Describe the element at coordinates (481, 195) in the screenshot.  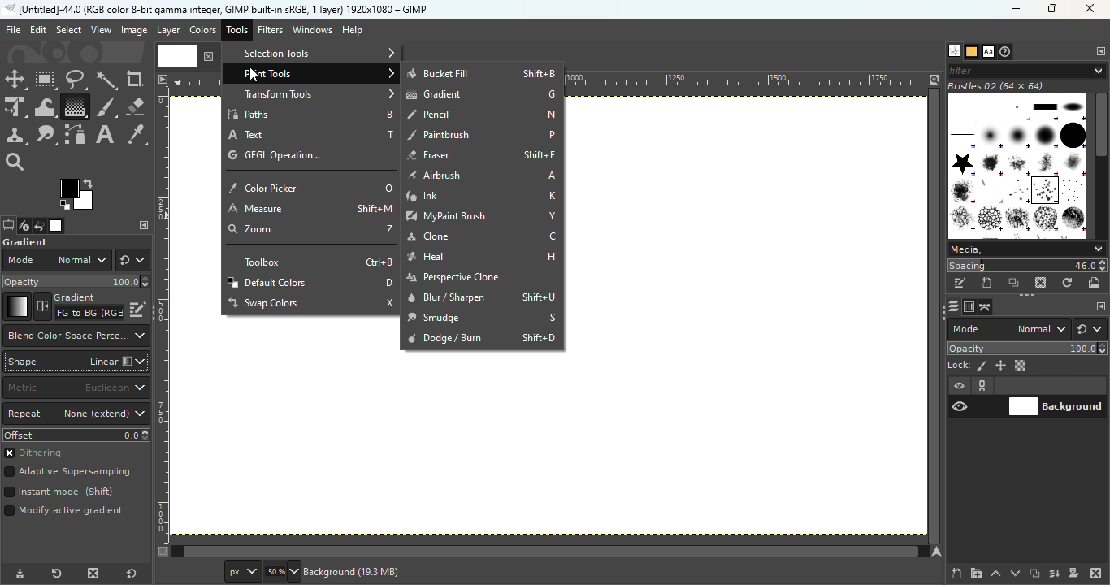
I see `Ink` at that location.